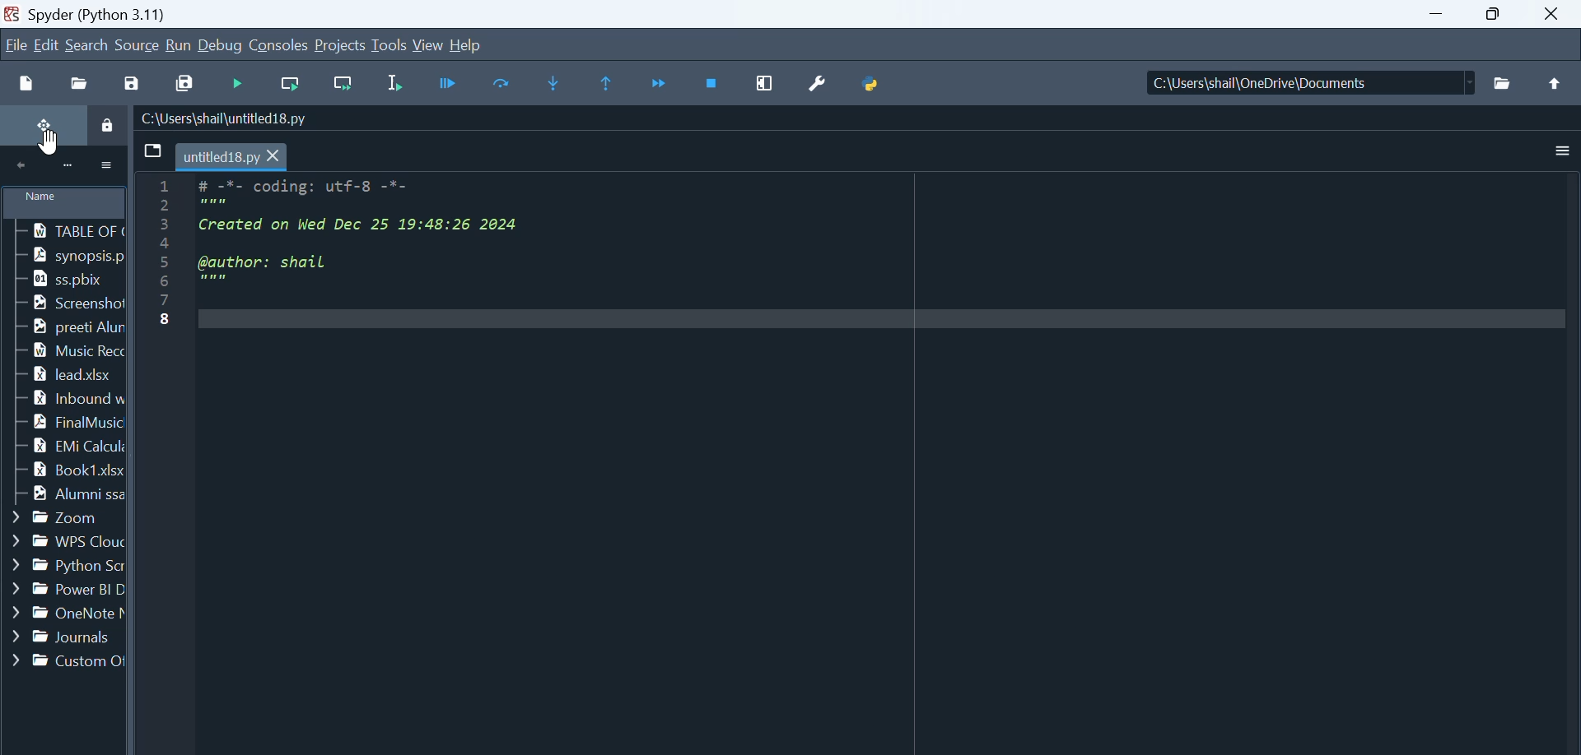 Image resolution: width=1581 pixels, height=755 pixels. Describe the element at coordinates (41, 126) in the screenshot. I see `unlock position` at that location.